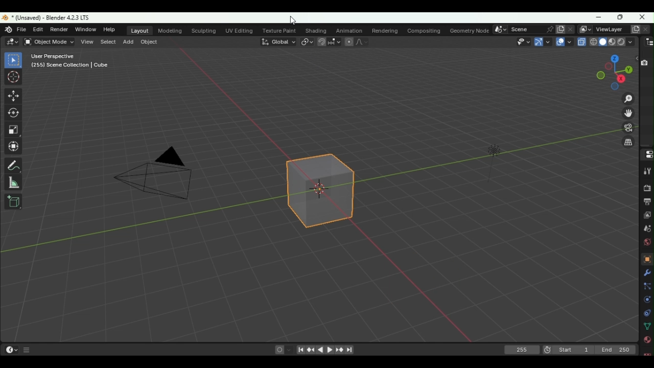  What do you see at coordinates (585, 29) in the screenshot?
I see `The active workspace view layer showing in the window` at bounding box center [585, 29].